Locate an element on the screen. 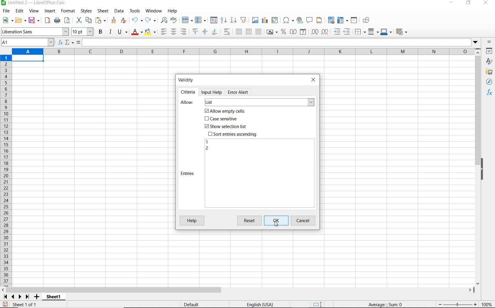 This screenshot has height=308, width=495. format is located at coordinates (67, 11).